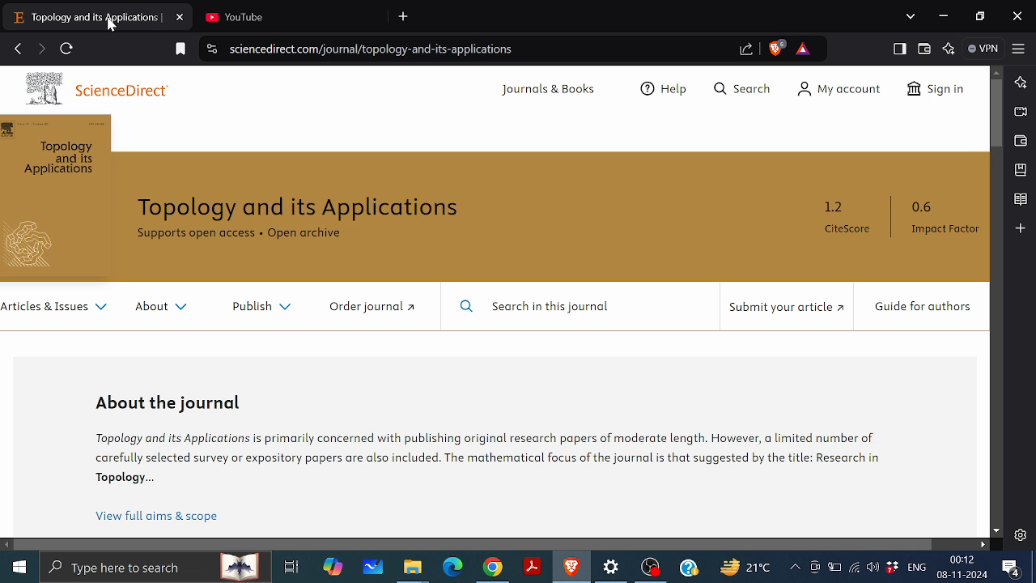 The image size is (1036, 583). What do you see at coordinates (983, 17) in the screenshot?
I see `Restore down` at bounding box center [983, 17].